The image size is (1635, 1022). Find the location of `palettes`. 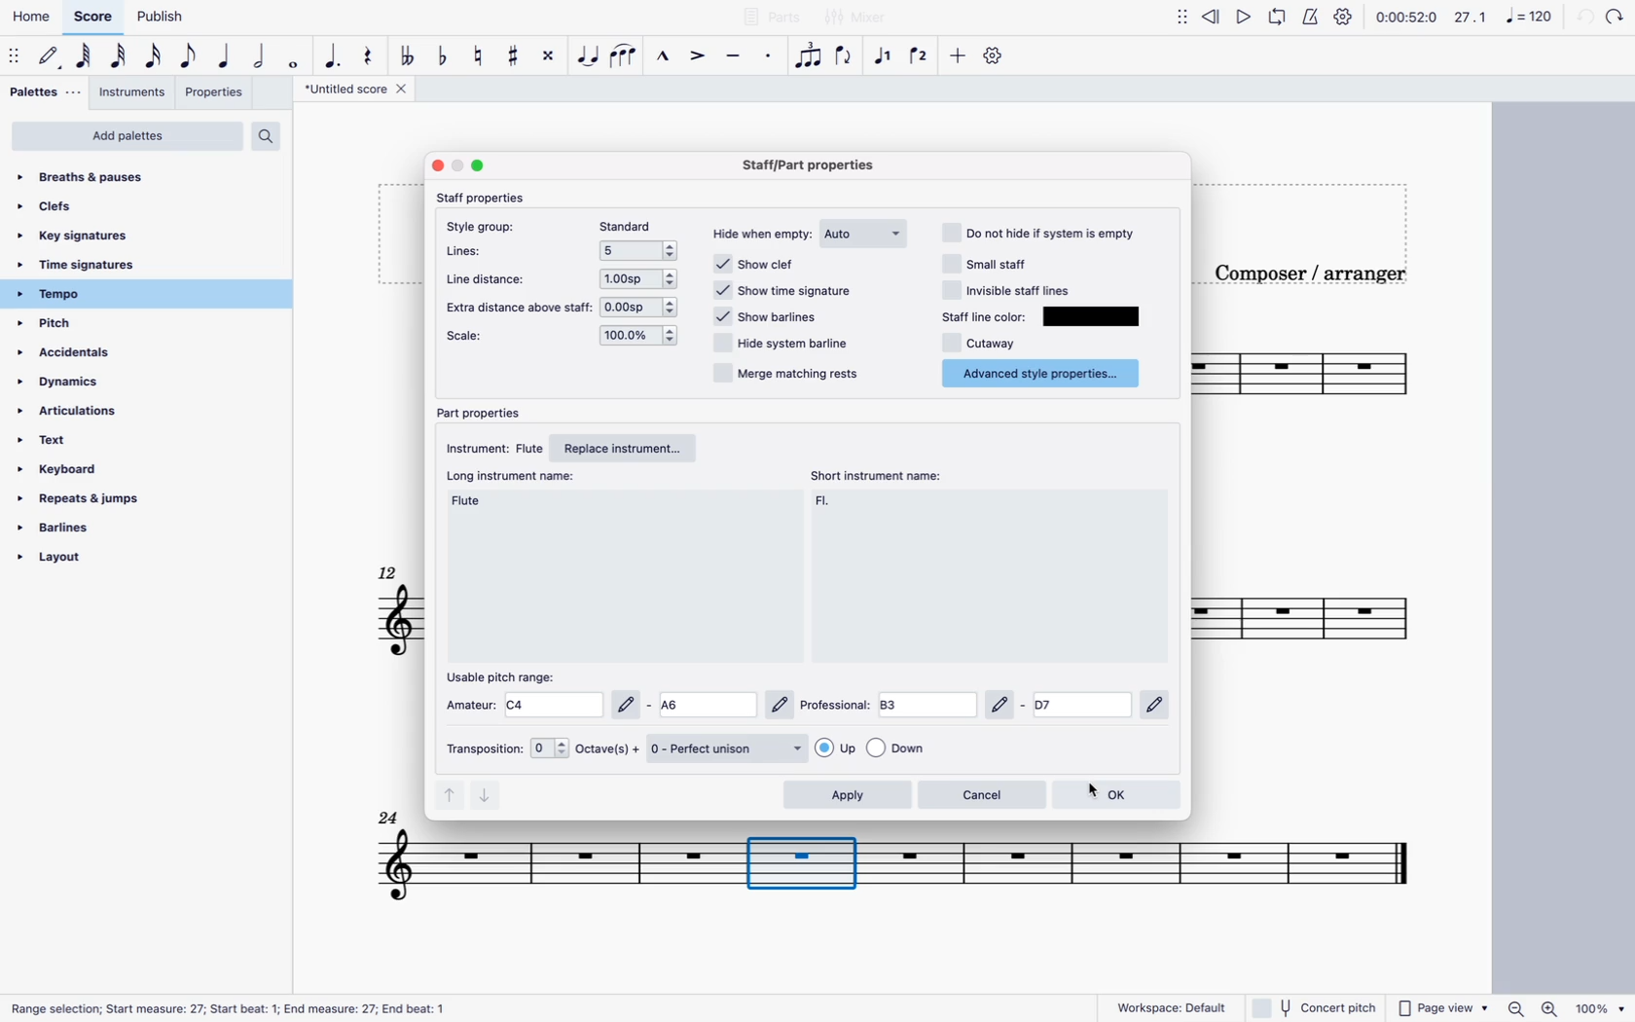

palettes is located at coordinates (42, 91).